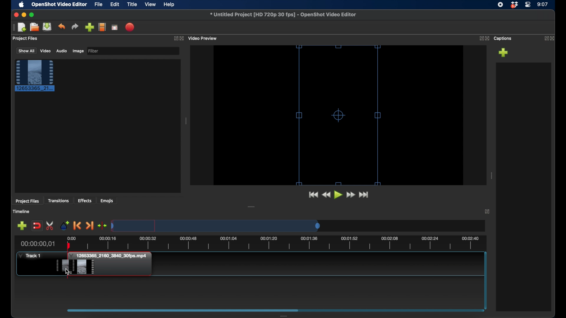 The width and height of the screenshot is (566, 318). What do you see at coordinates (251, 206) in the screenshot?
I see `drag handle` at bounding box center [251, 206].